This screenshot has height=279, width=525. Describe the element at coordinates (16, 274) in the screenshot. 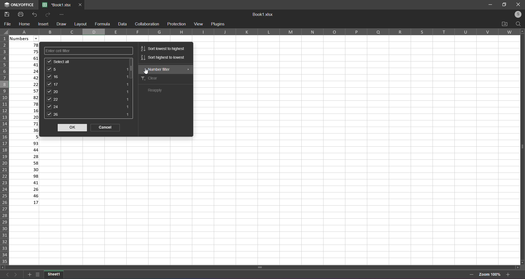

I see `next` at that location.